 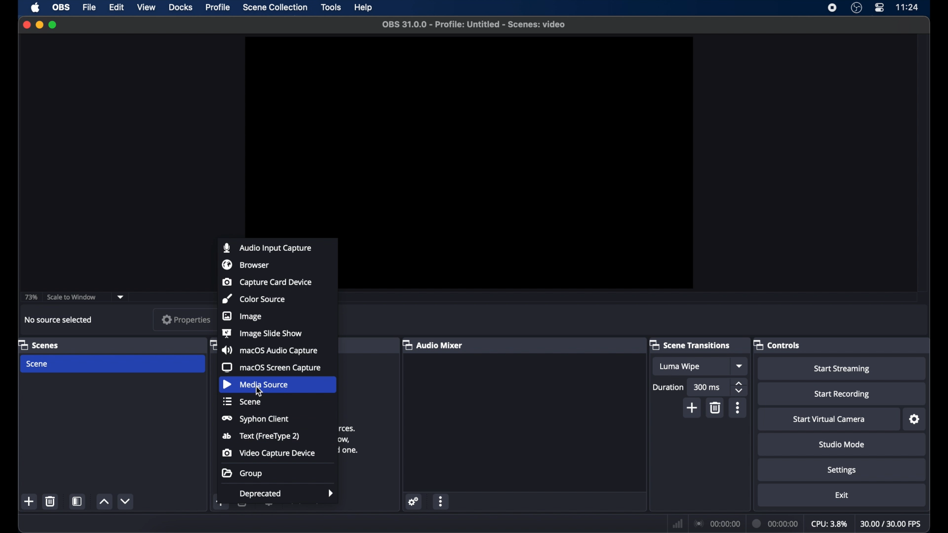 What do you see at coordinates (261, 392) in the screenshot?
I see `cursor` at bounding box center [261, 392].